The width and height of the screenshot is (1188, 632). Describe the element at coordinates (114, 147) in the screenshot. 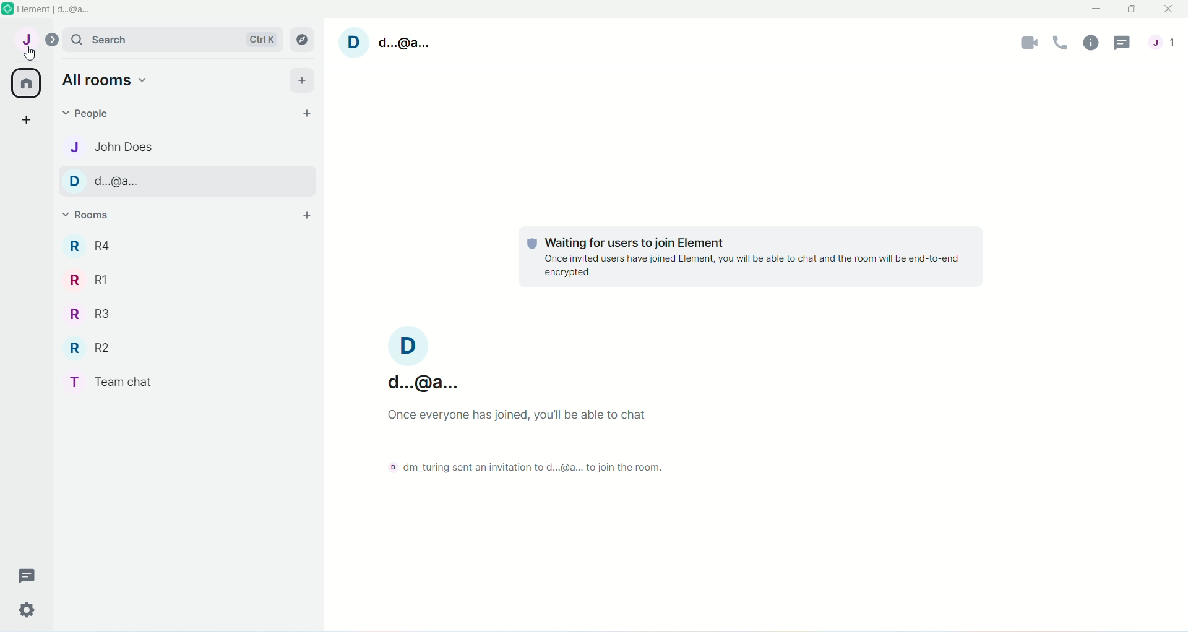

I see `Contact name-john does` at that location.